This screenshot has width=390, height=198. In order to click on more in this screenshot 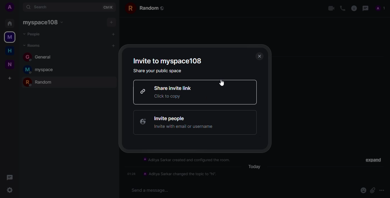, I will do `click(383, 190)`.